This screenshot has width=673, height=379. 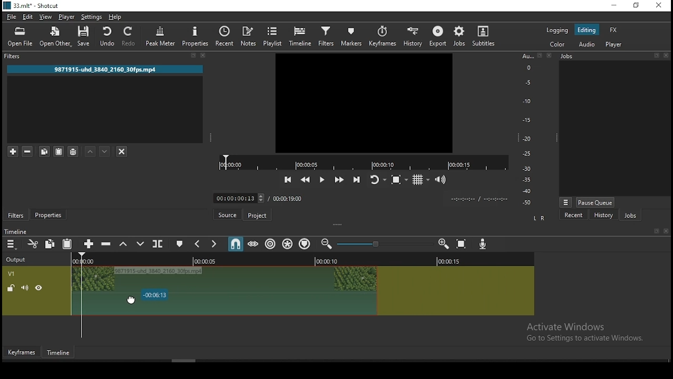 I want to click on timeline, so click(x=17, y=231).